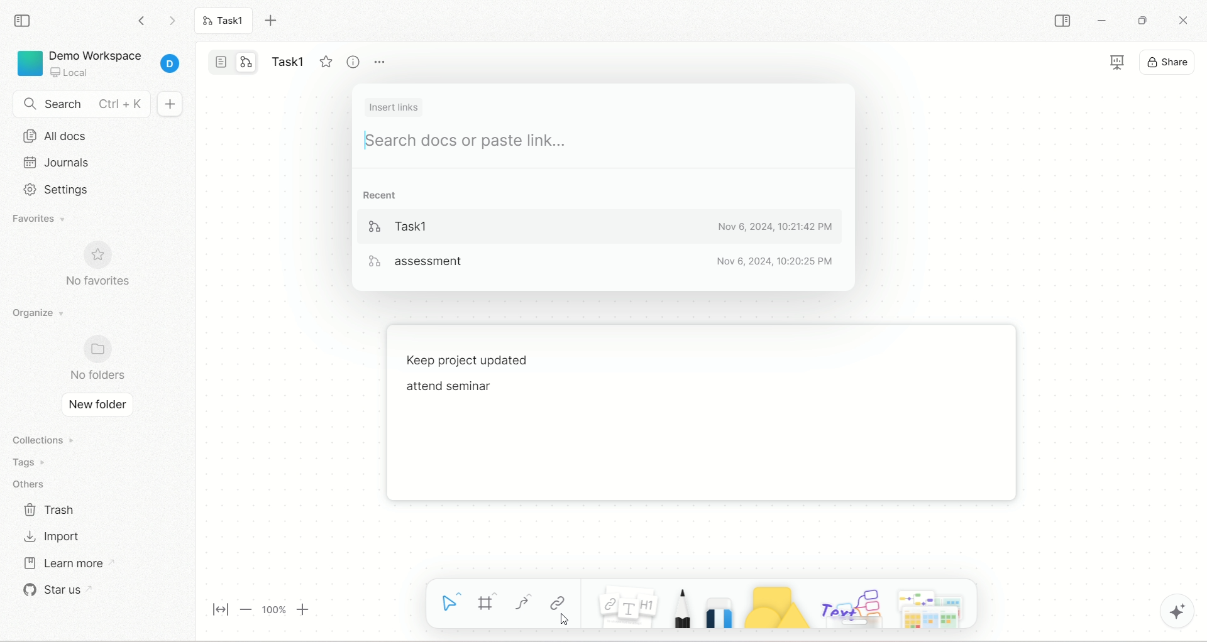  I want to click on title, so click(286, 58).